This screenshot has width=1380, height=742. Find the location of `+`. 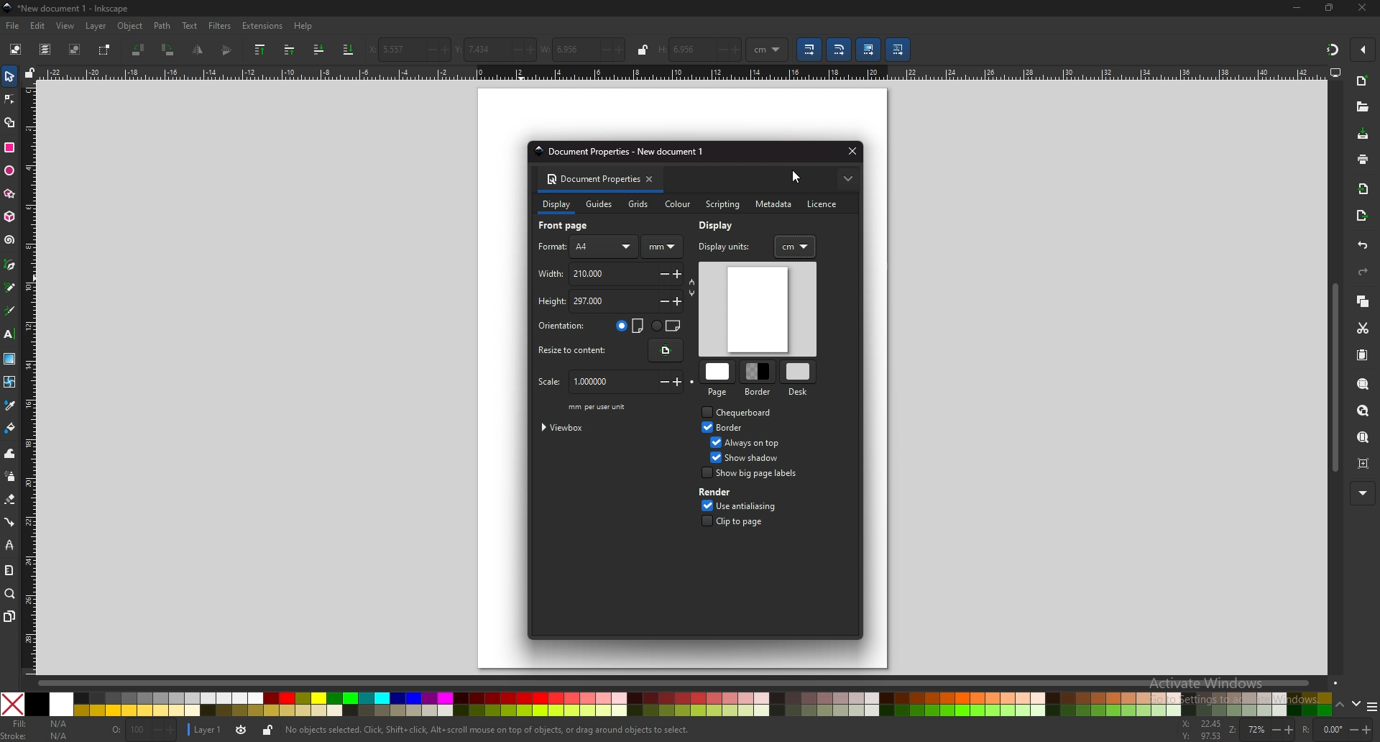

+ is located at coordinates (443, 50).